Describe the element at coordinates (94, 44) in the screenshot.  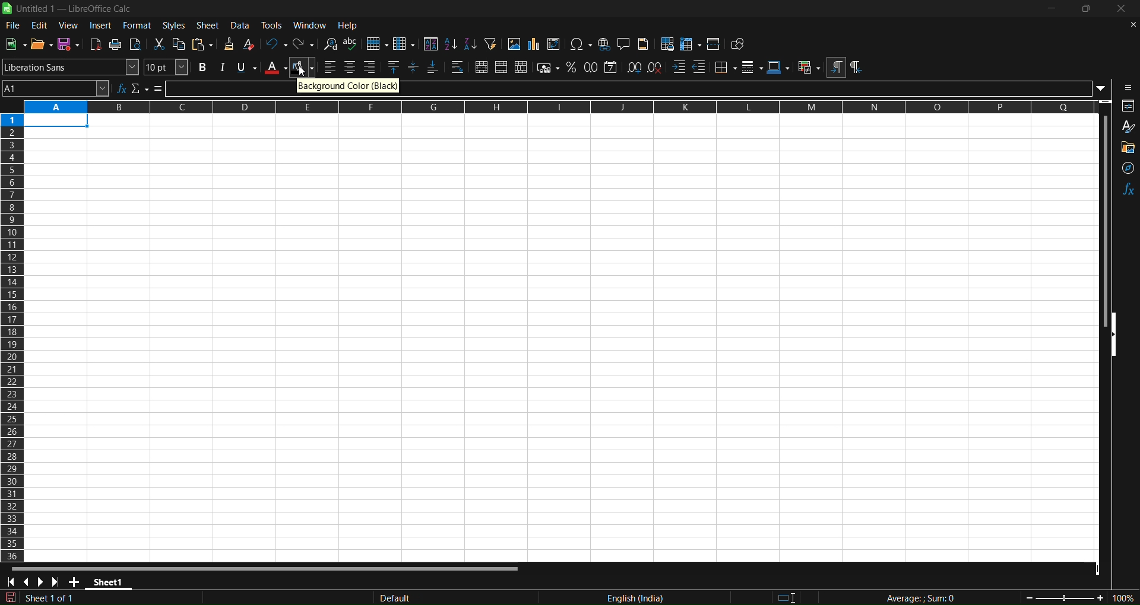
I see `export directly as pdf` at that location.